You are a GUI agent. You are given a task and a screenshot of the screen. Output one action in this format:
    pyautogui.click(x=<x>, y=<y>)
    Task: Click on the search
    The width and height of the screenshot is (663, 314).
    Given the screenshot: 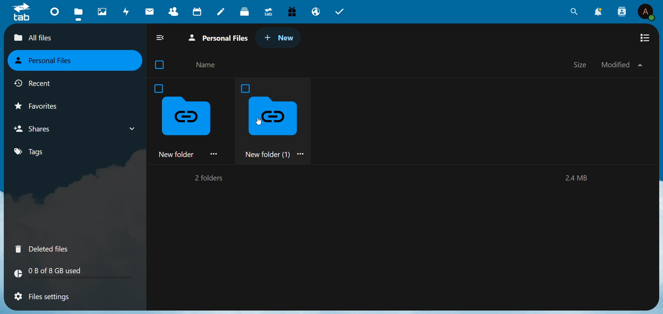 What is the action you would take?
    pyautogui.click(x=572, y=12)
    